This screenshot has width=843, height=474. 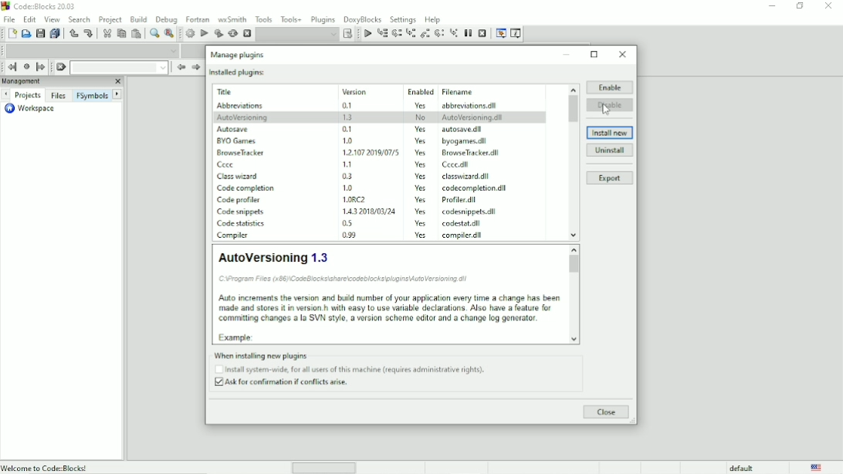 I want to click on Next, so click(x=195, y=67).